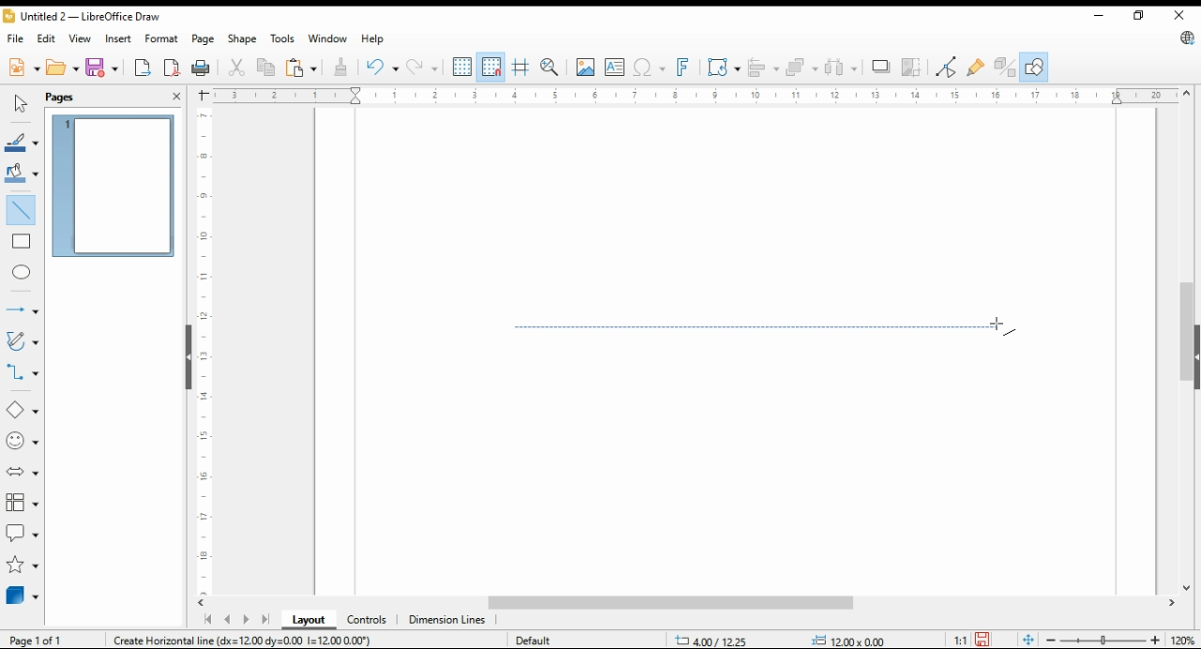 The height and width of the screenshot is (649, 1201). Describe the element at coordinates (281, 38) in the screenshot. I see `tools` at that location.